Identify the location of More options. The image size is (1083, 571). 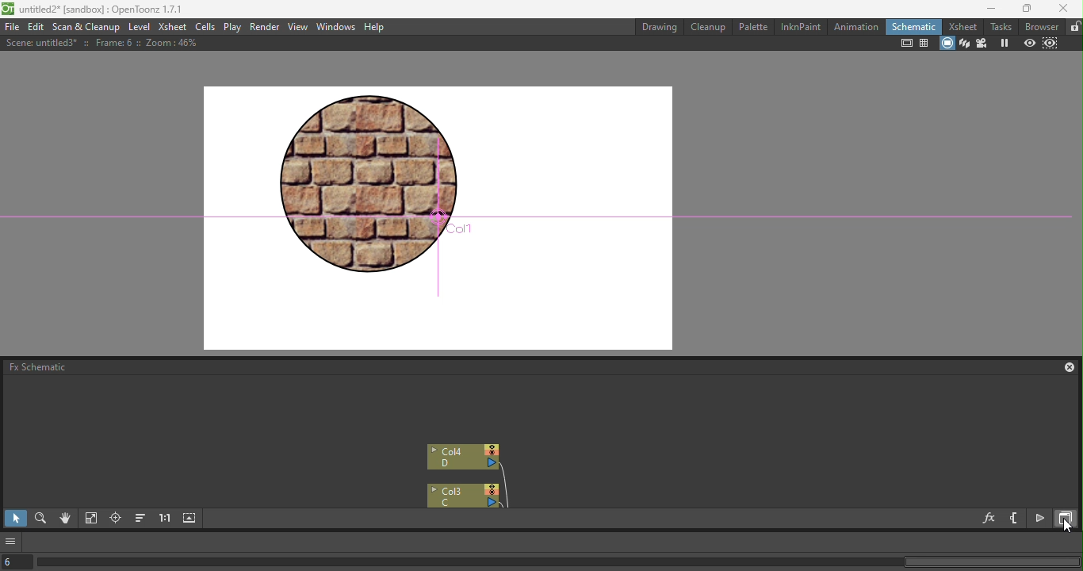
(12, 542).